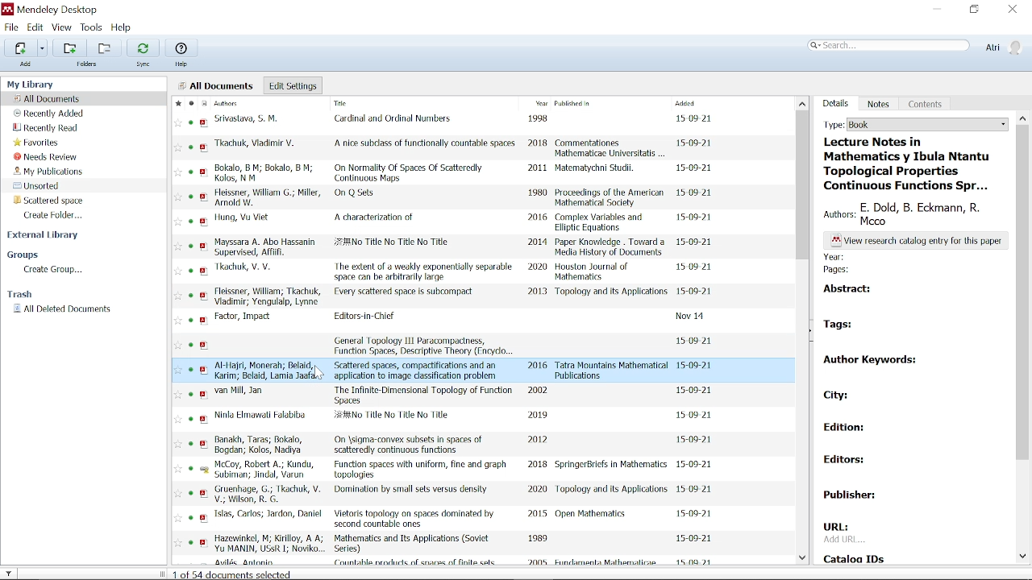 The image size is (1032, 580). I want to click on authors, so click(239, 391).